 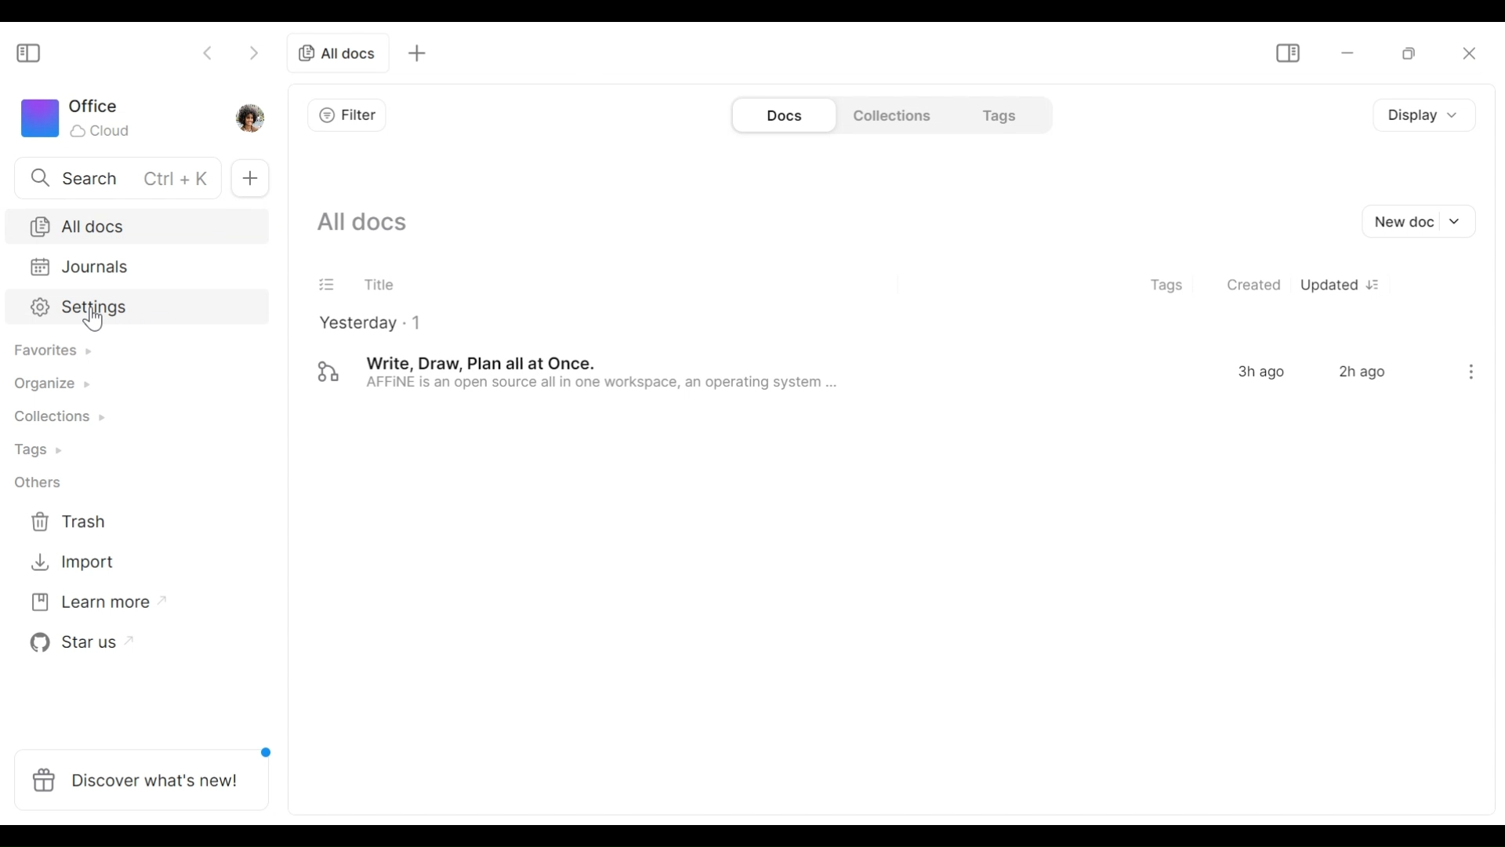 I want to click on Workspace icon, so click(x=74, y=118).